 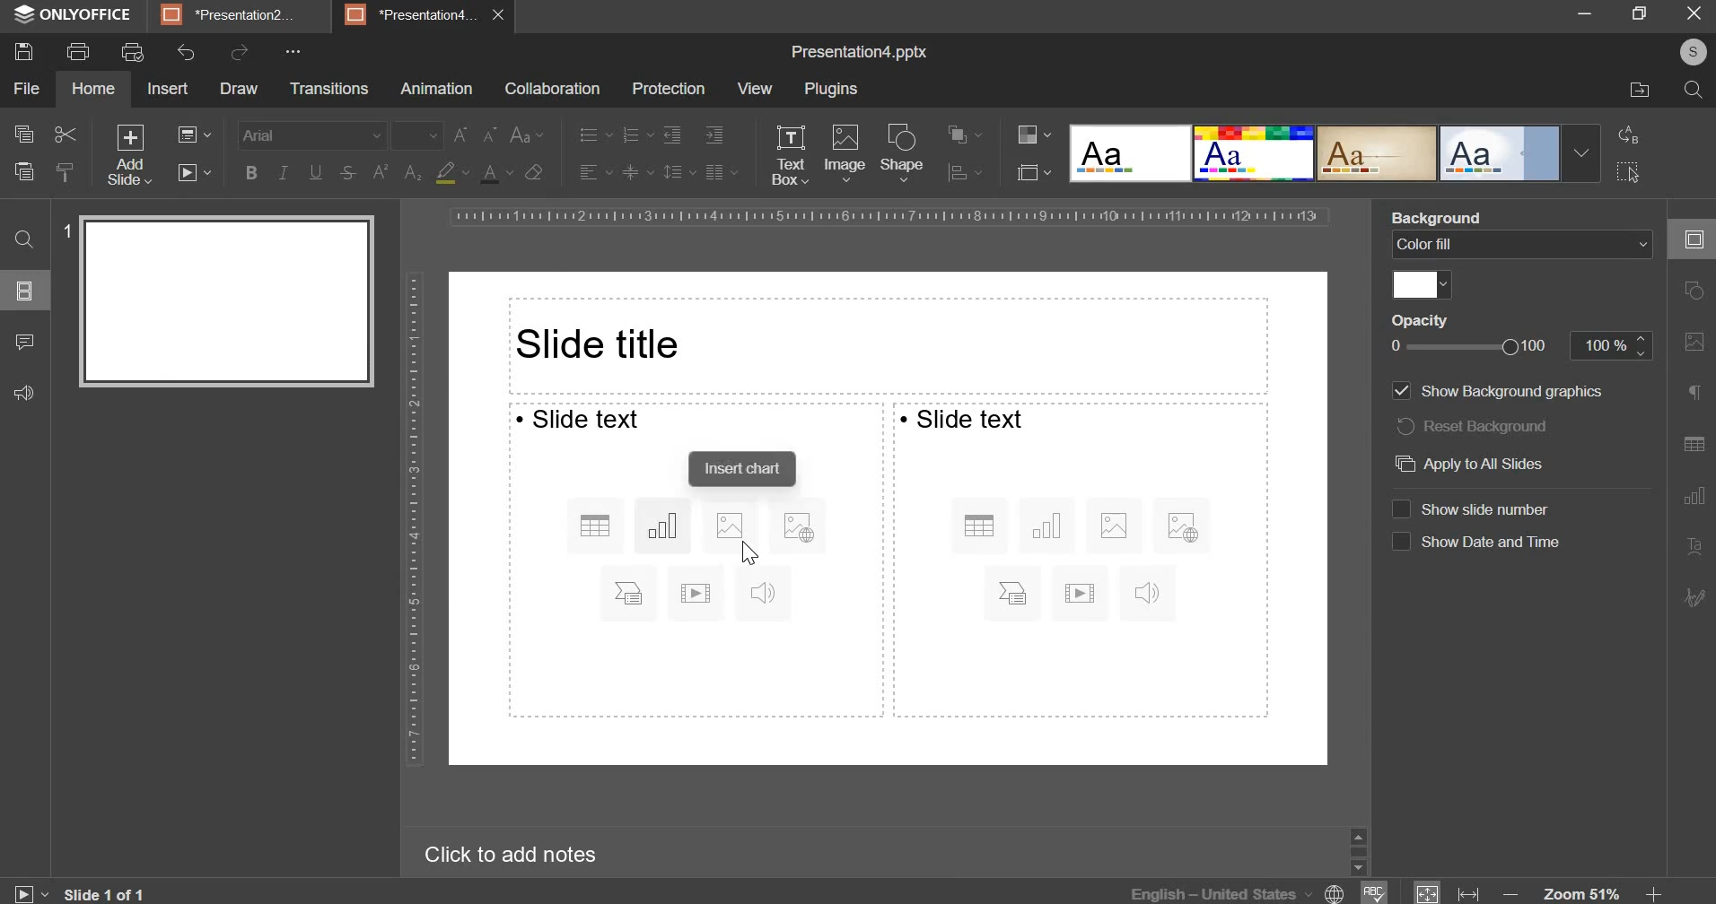 What do you see at coordinates (551, 91) in the screenshot?
I see `collaboration` at bounding box center [551, 91].